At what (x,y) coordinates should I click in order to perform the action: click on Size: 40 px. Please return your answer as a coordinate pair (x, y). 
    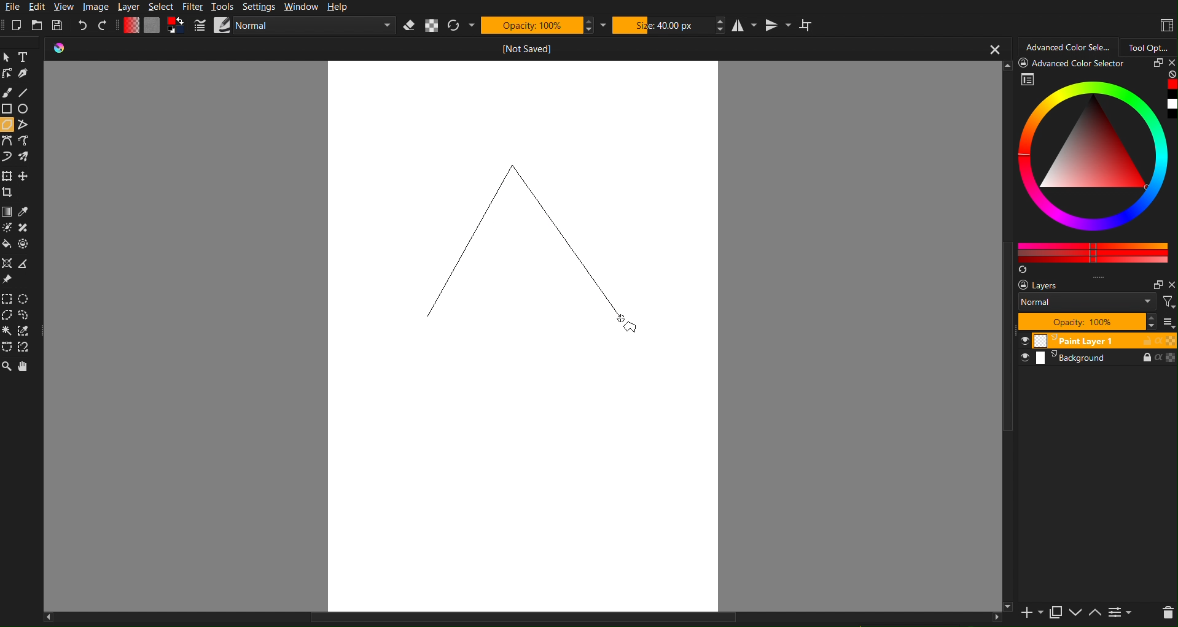
    Looking at the image, I should click on (662, 25).